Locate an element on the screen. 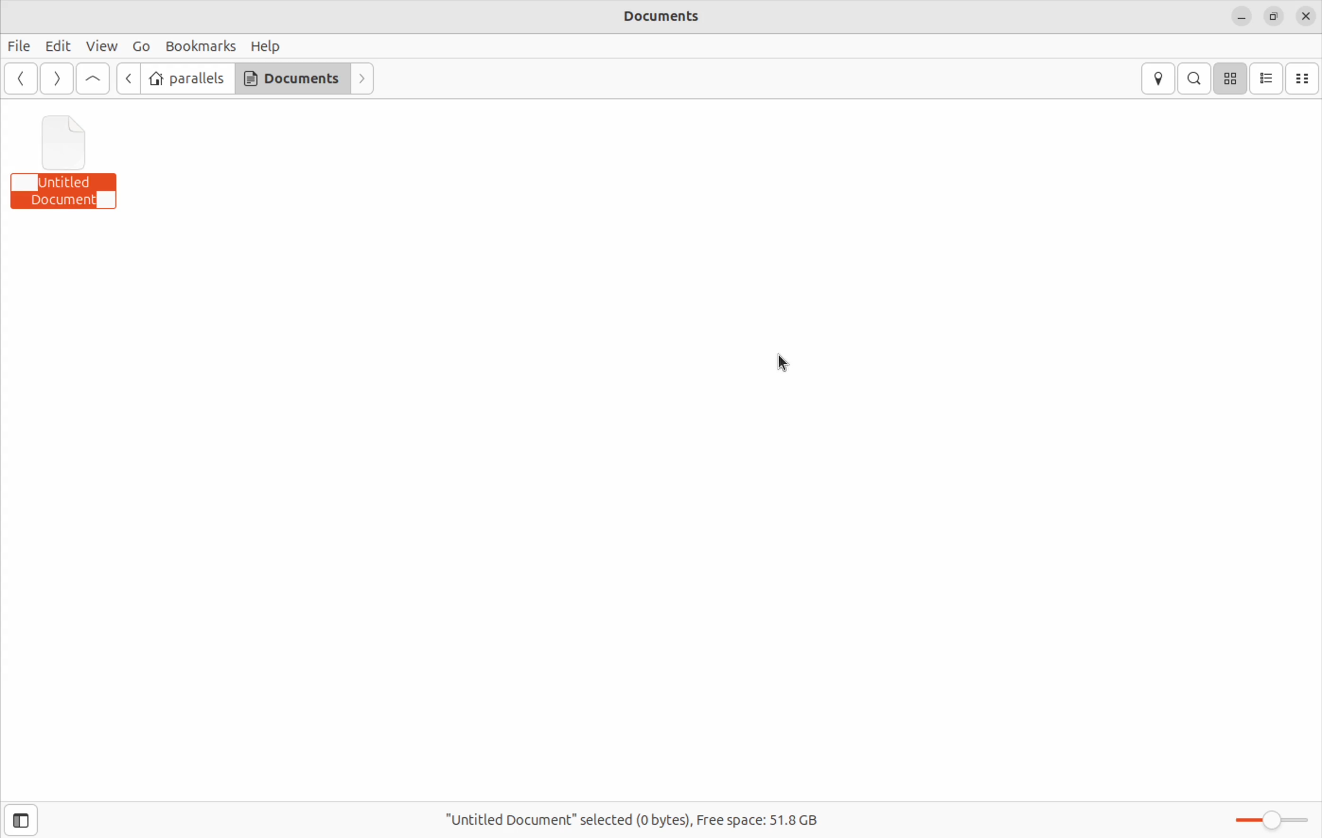 The height and width of the screenshot is (838, 1322). Zoom is located at coordinates (1269, 819).